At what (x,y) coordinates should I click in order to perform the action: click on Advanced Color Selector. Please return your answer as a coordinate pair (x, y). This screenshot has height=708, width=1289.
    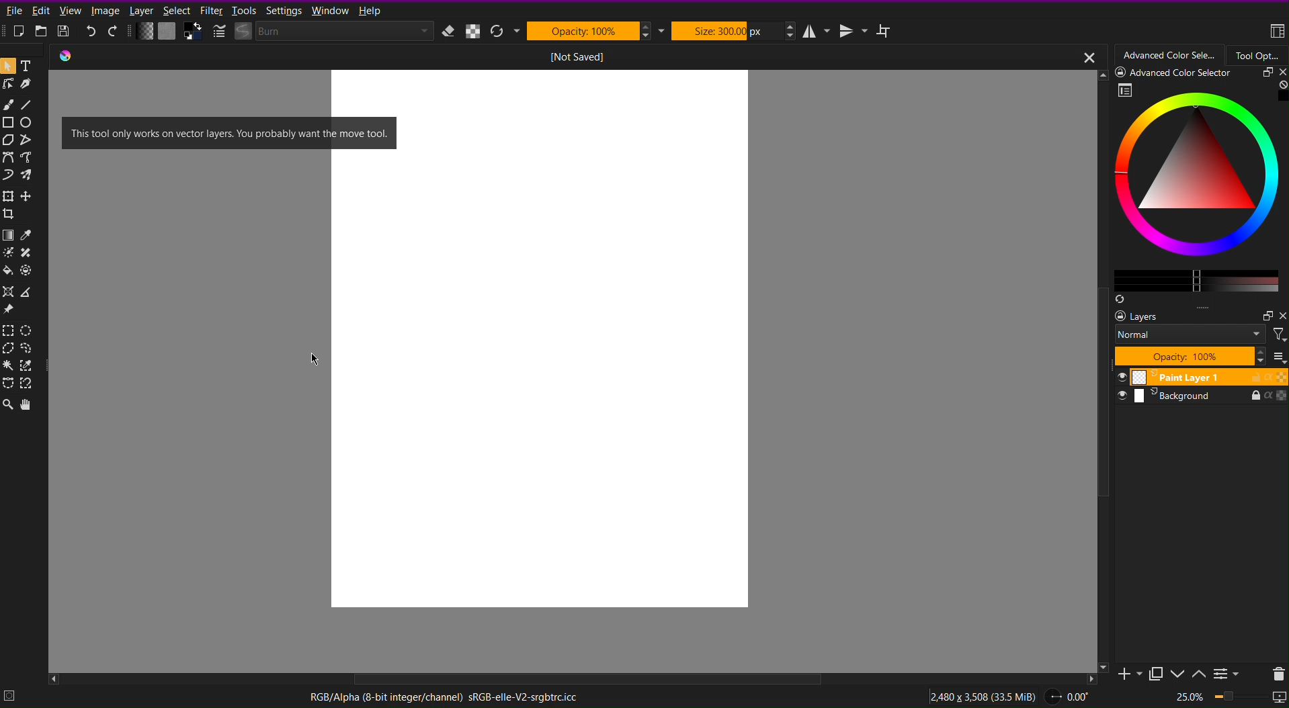
    Looking at the image, I should click on (1170, 56).